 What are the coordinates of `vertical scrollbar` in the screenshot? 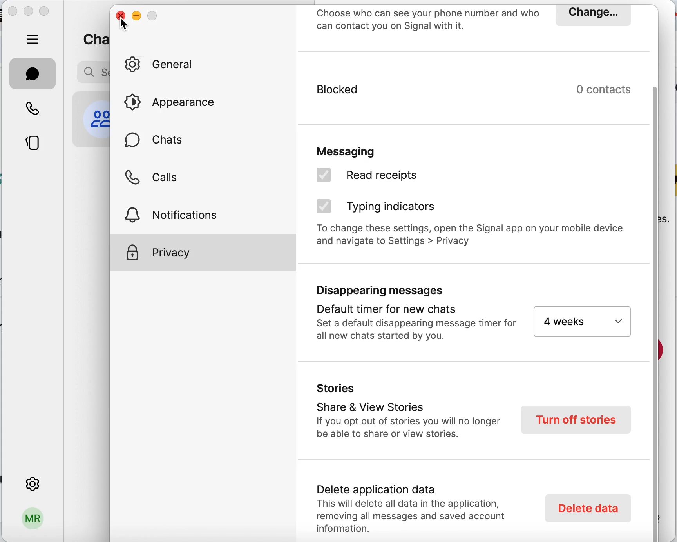 It's located at (658, 313).